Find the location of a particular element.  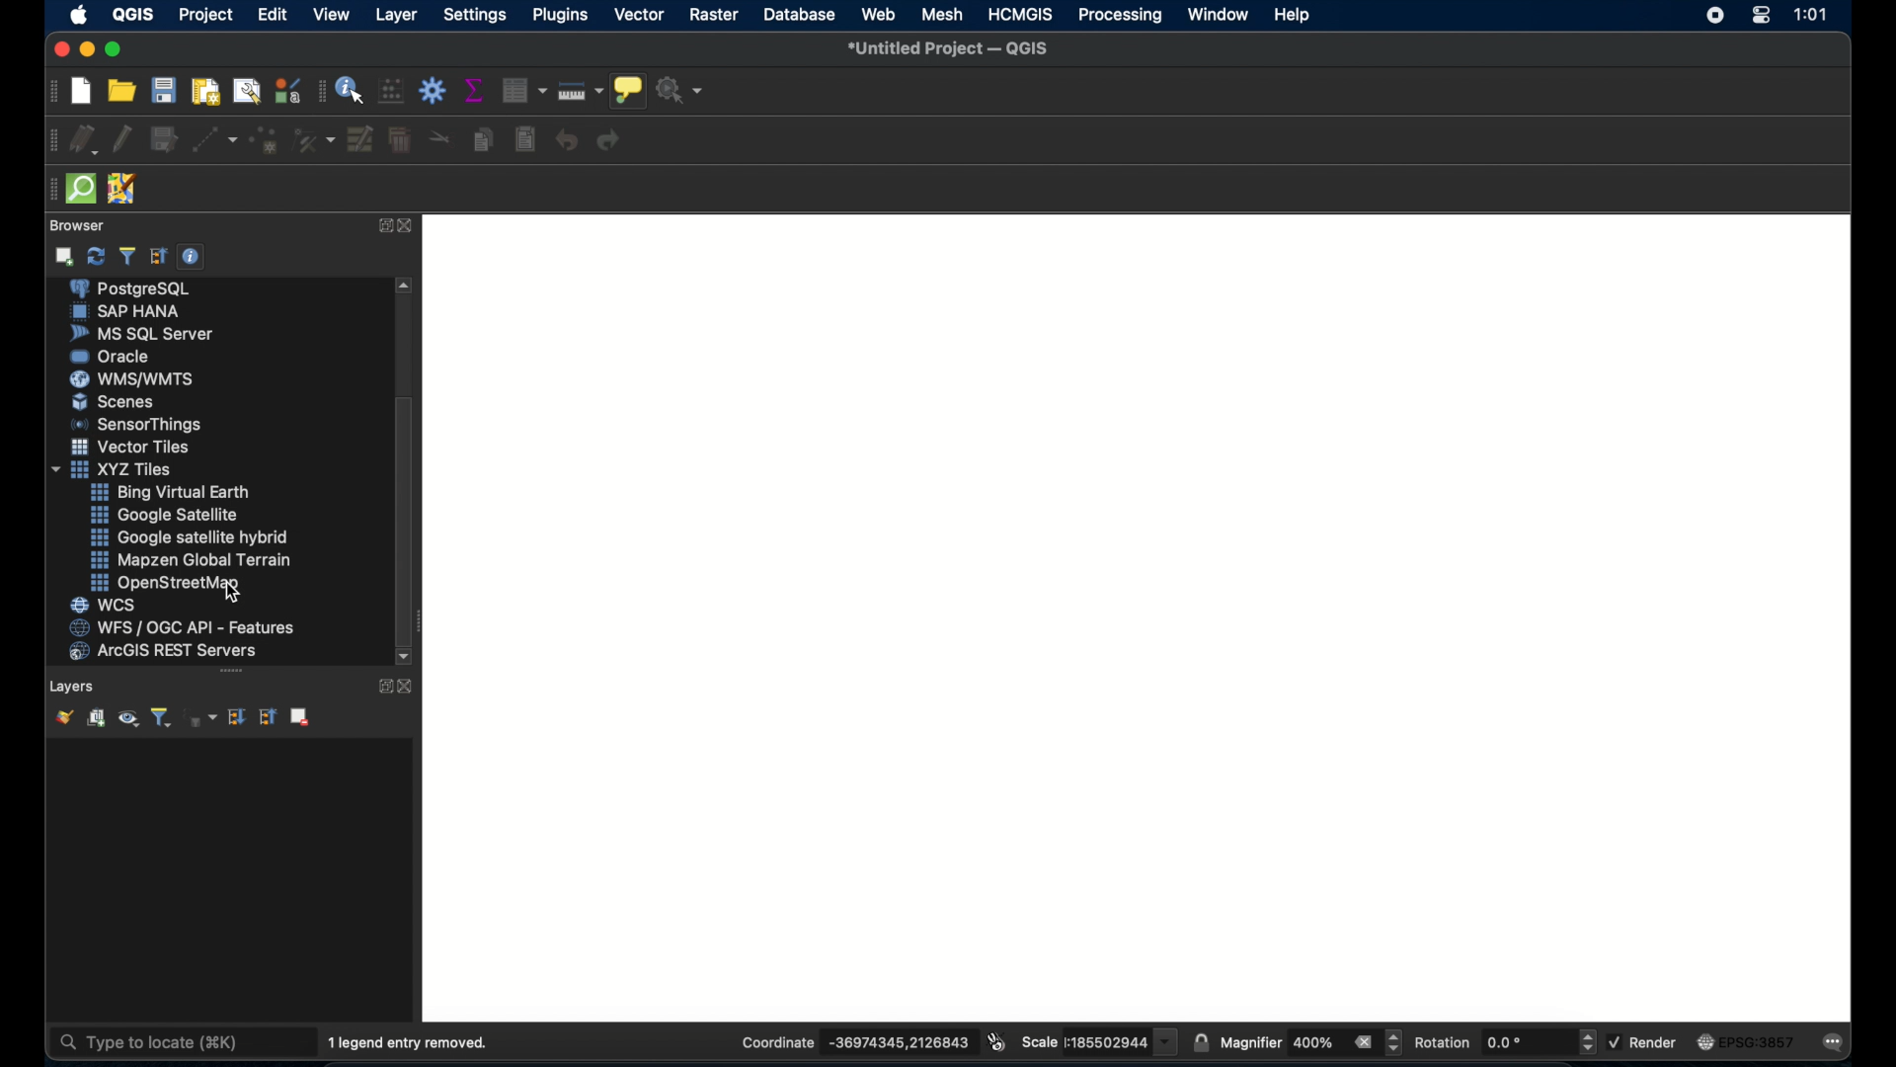

Cursor is located at coordinates (233, 592).